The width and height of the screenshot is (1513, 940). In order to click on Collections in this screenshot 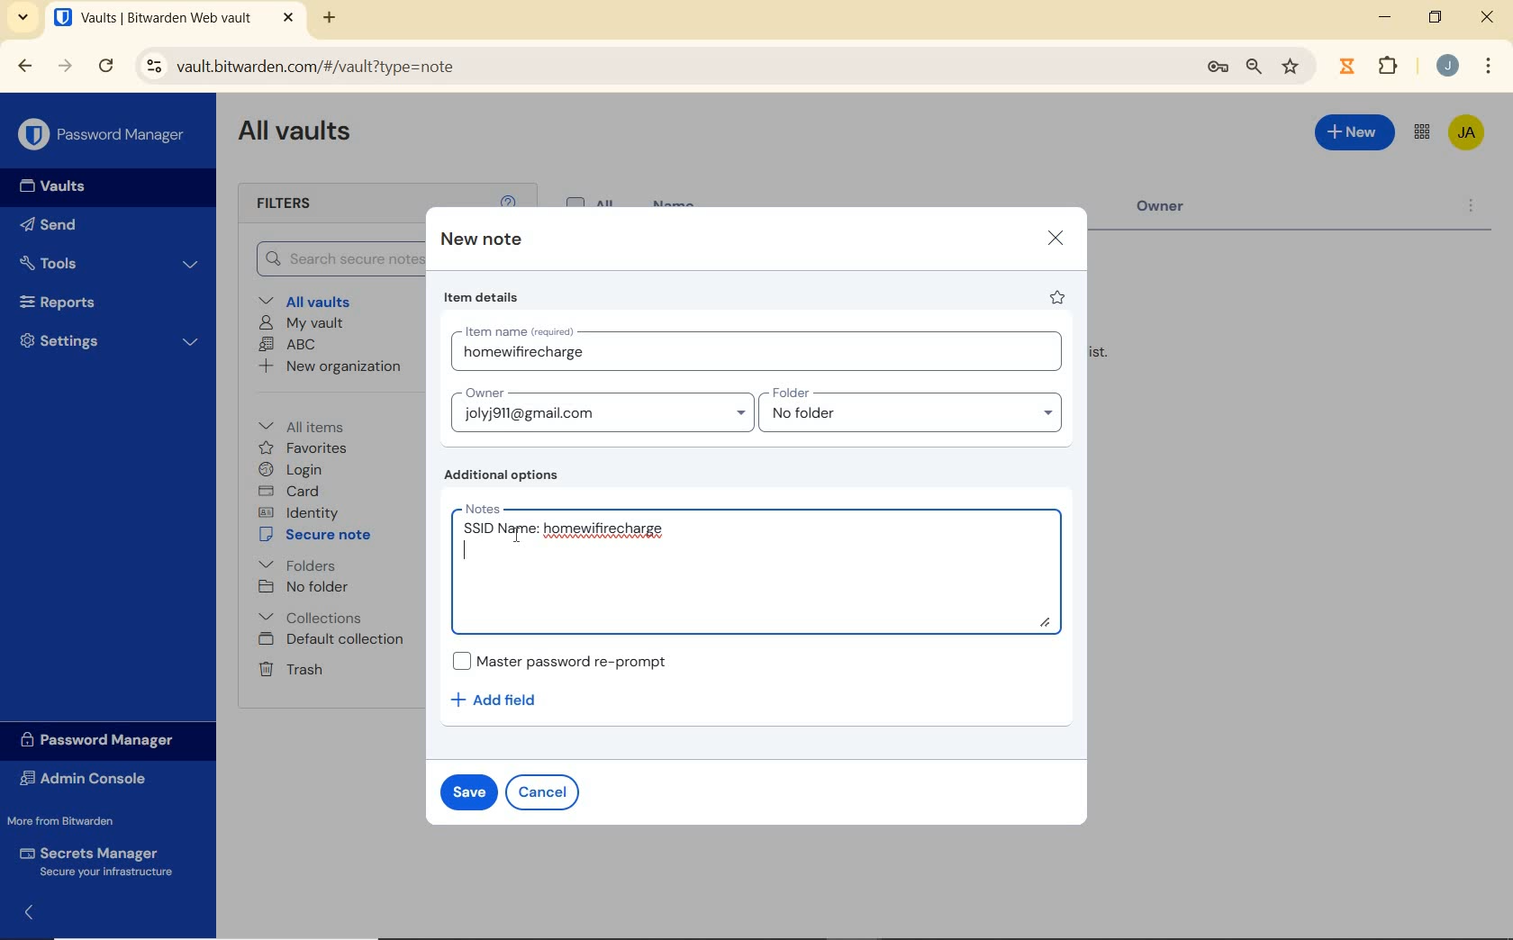, I will do `click(314, 617)`.